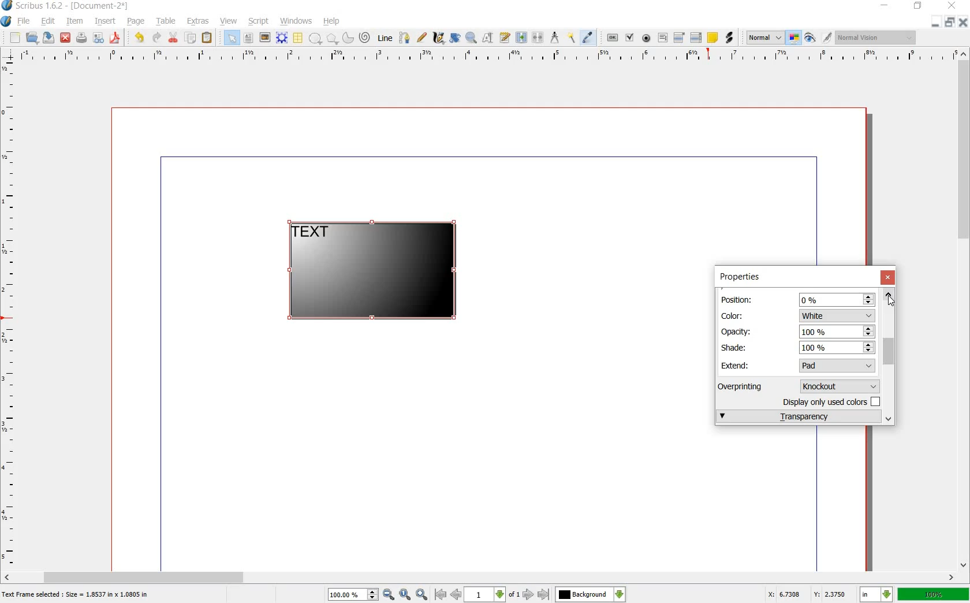 Image resolution: width=970 pixels, height=603 pixels. Describe the element at coordinates (712, 38) in the screenshot. I see `text annotation` at that location.